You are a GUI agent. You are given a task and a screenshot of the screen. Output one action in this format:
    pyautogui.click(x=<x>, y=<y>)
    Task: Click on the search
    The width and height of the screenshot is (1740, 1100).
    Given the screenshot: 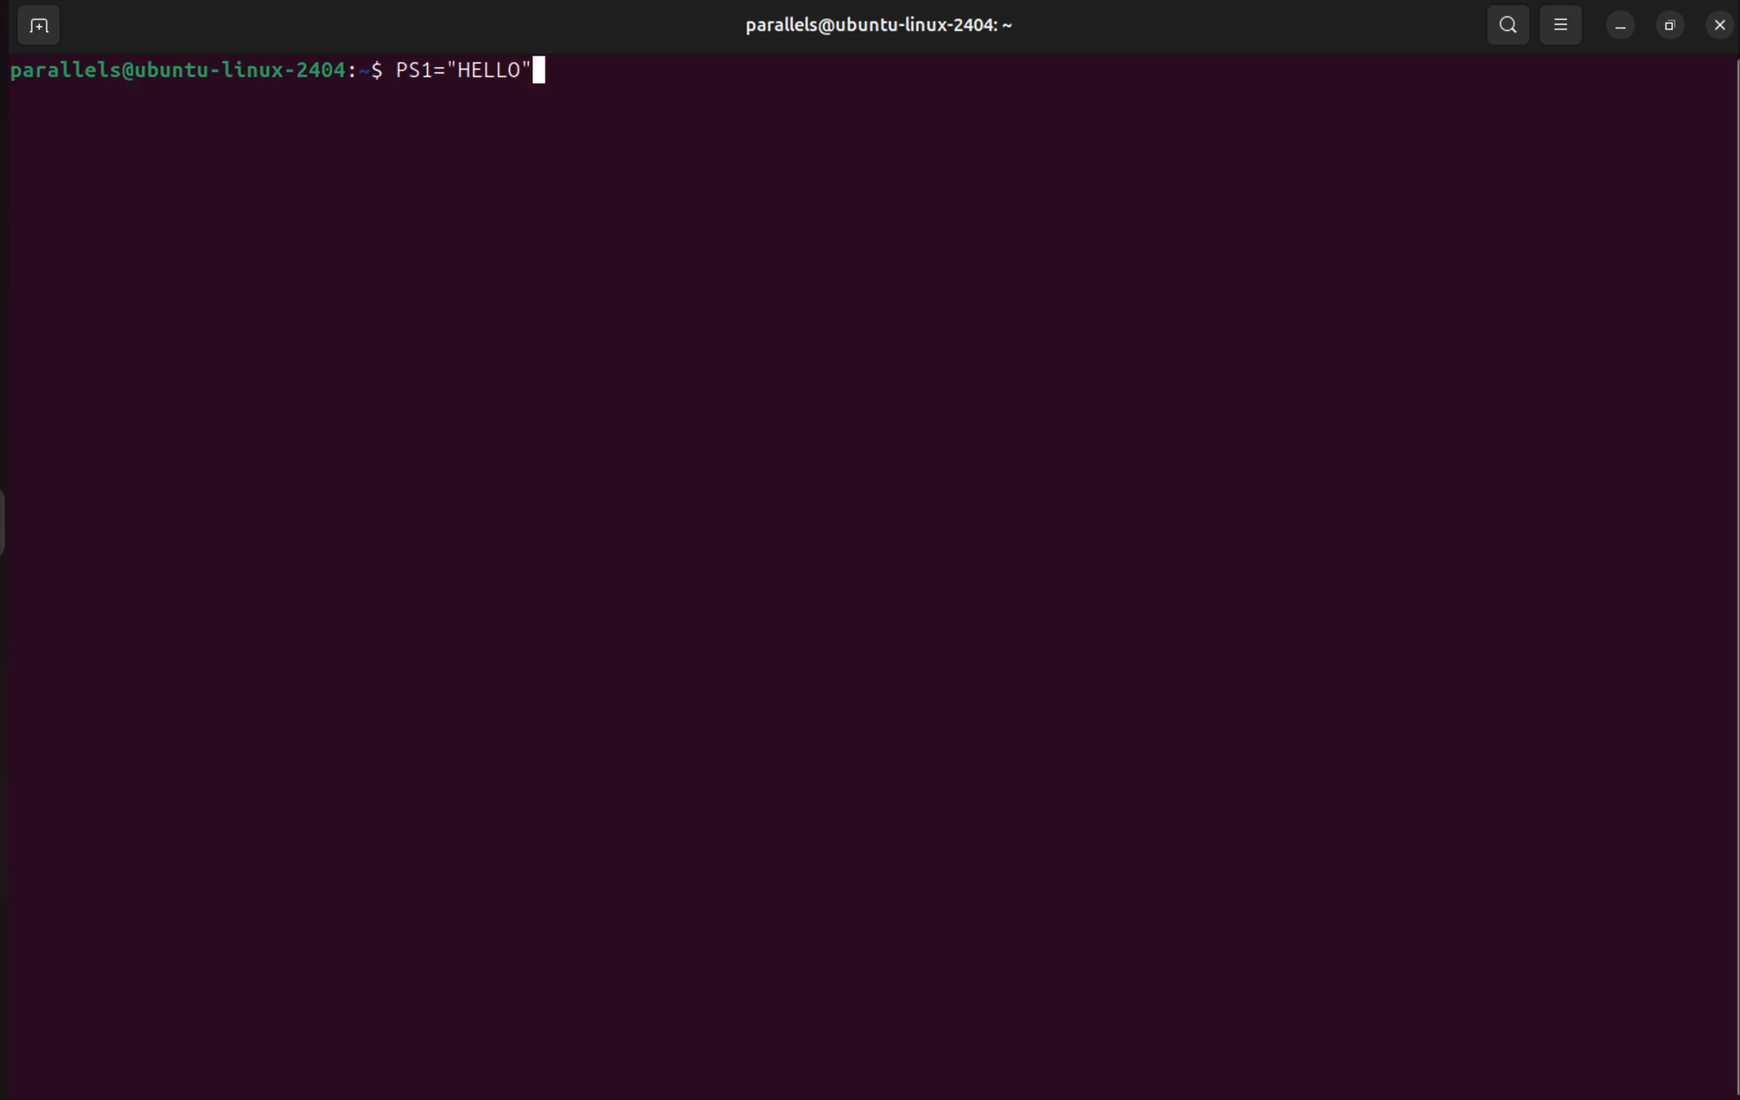 What is the action you would take?
    pyautogui.click(x=1504, y=26)
    